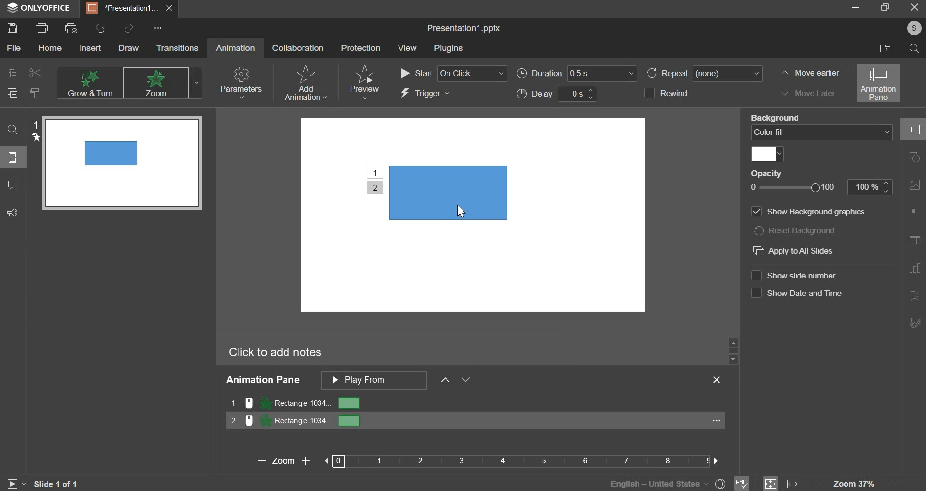 The height and width of the screenshot is (491, 926). I want to click on duration, so click(578, 73).